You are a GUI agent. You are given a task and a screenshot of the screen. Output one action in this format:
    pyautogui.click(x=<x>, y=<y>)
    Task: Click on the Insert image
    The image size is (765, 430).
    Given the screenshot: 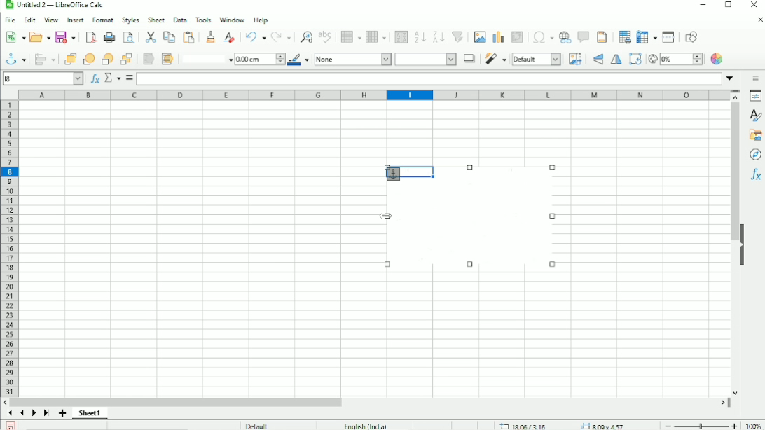 What is the action you would take?
    pyautogui.click(x=479, y=37)
    